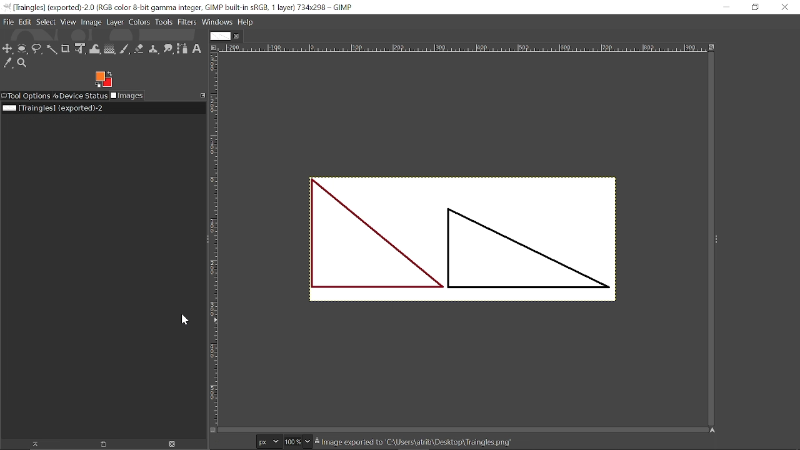 Image resolution: width=800 pixels, height=450 pixels. Describe the element at coordinates (6, 63) in the screenshot. I see `Color picker tool` at that location.